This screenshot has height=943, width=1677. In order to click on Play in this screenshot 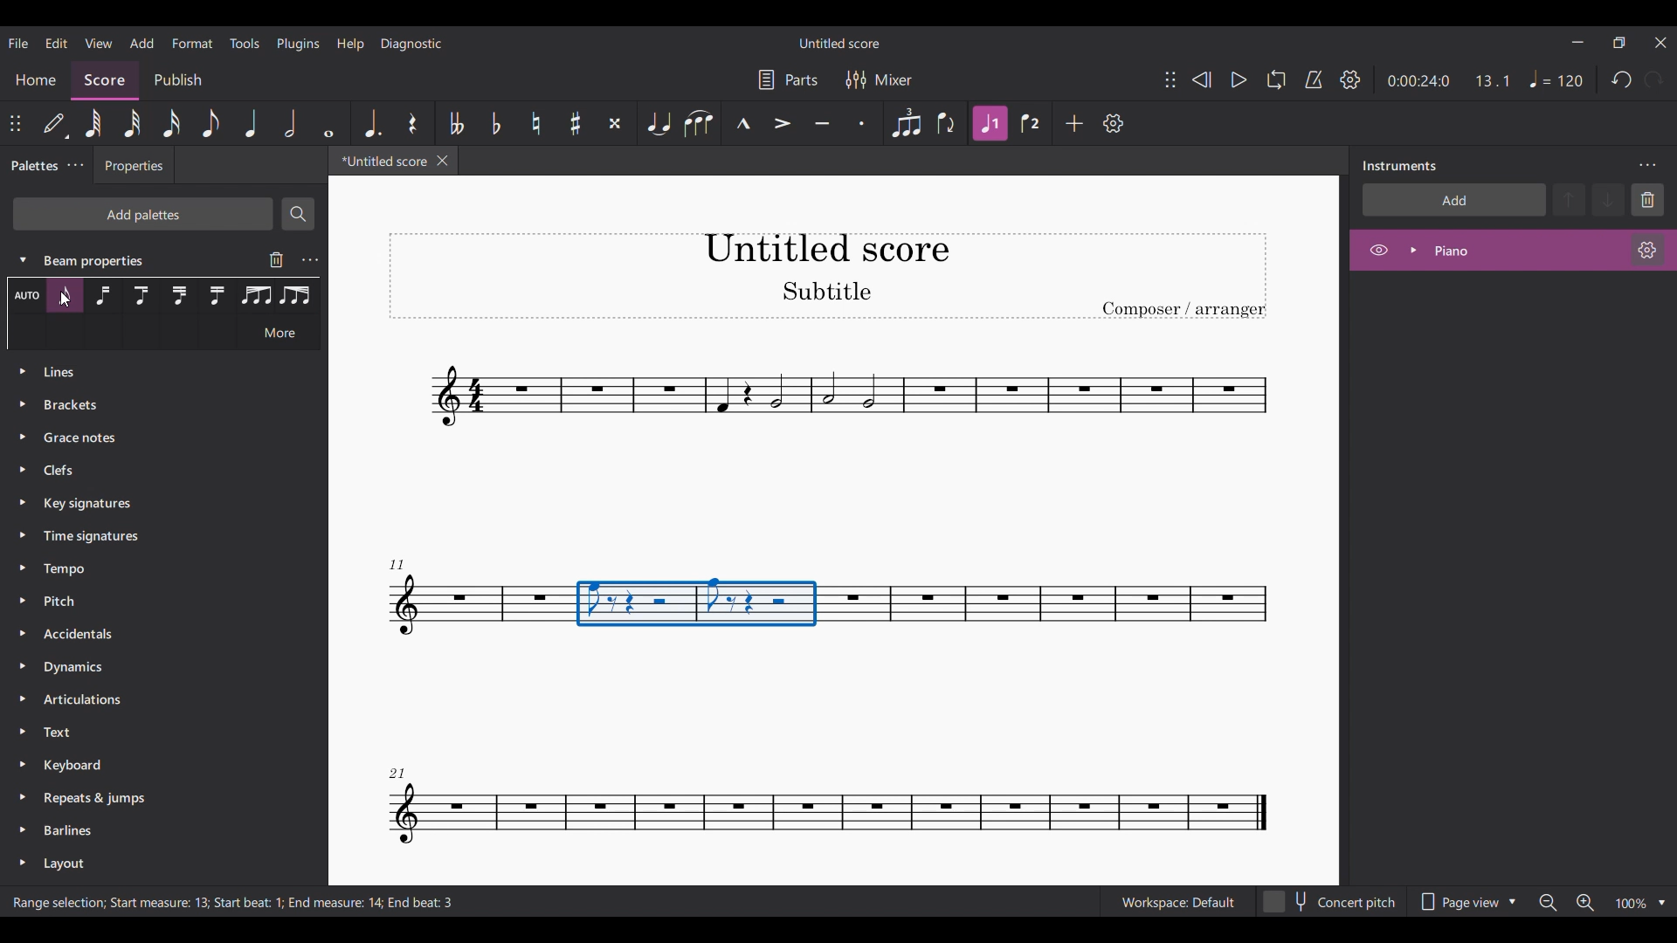, I will do `click(1239, 79)`.